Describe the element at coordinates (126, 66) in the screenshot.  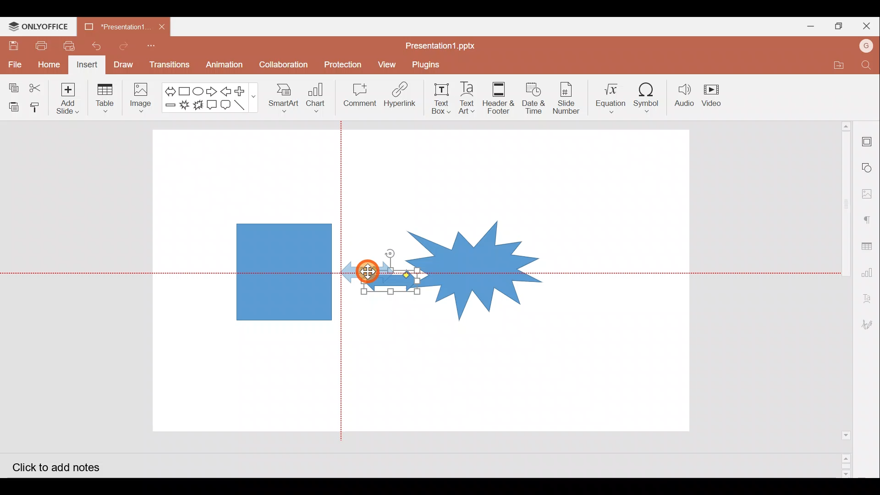
I see `Draw` at that location.